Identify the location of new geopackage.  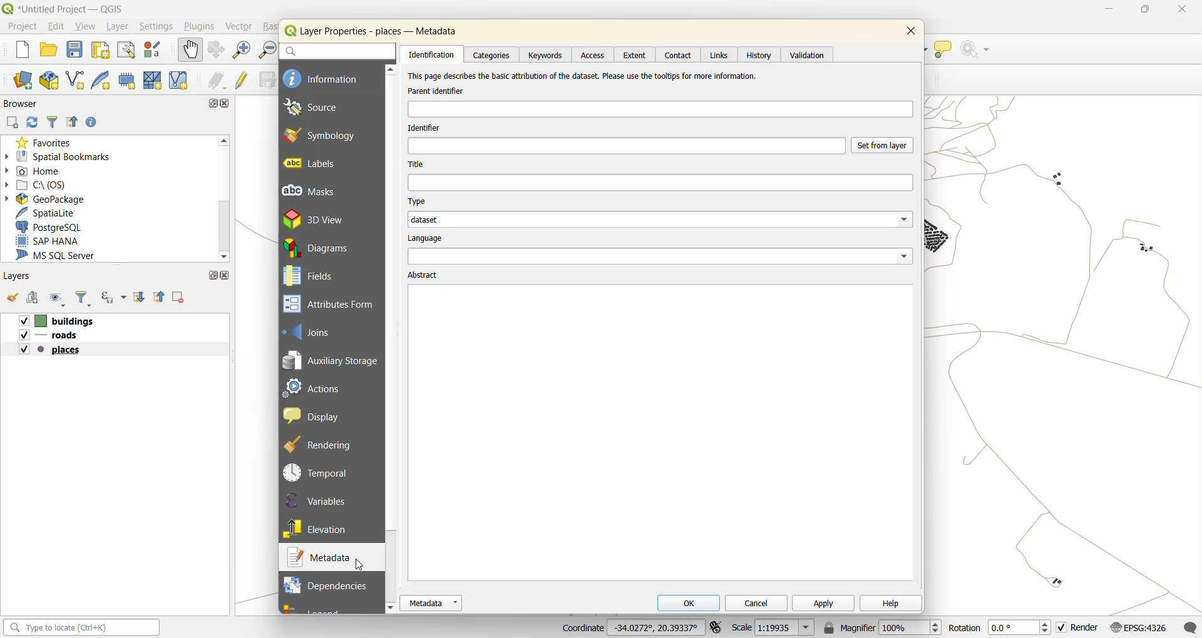
(53, 81).